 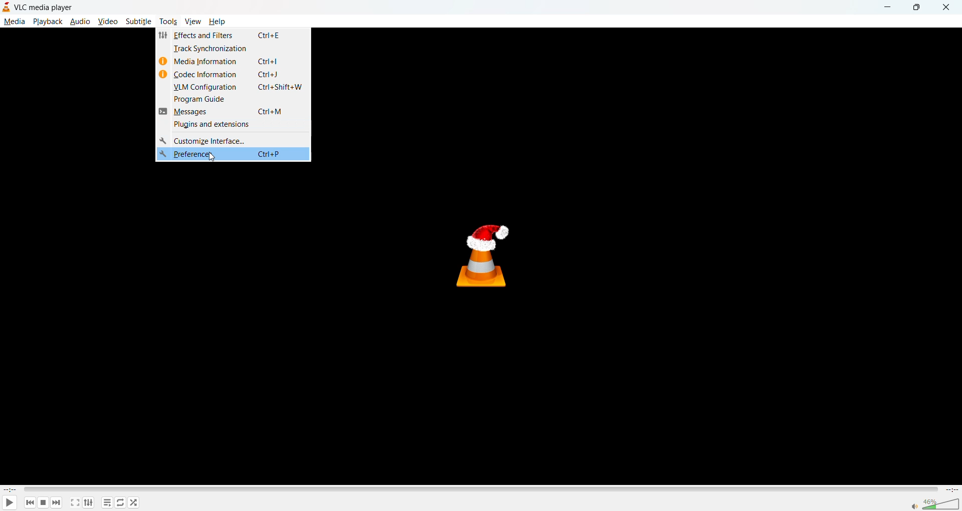 I want to click on playlist, so click(x=108, y=502).